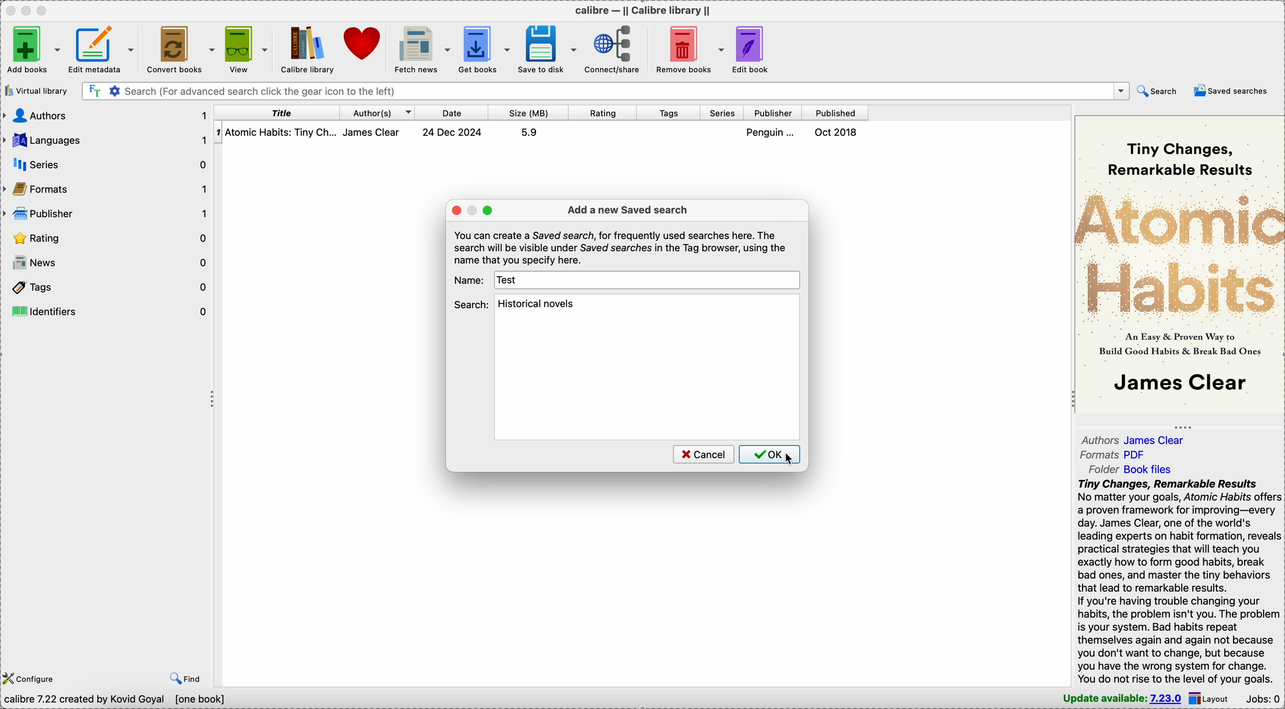  Describe the element at coordinates (529, 132) in the screenshot. I see `5.9` at that location.